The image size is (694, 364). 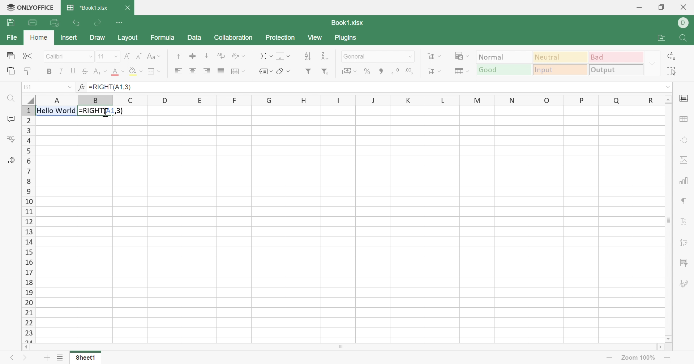 I want to click on Neutral, so click(x=560, y=58).